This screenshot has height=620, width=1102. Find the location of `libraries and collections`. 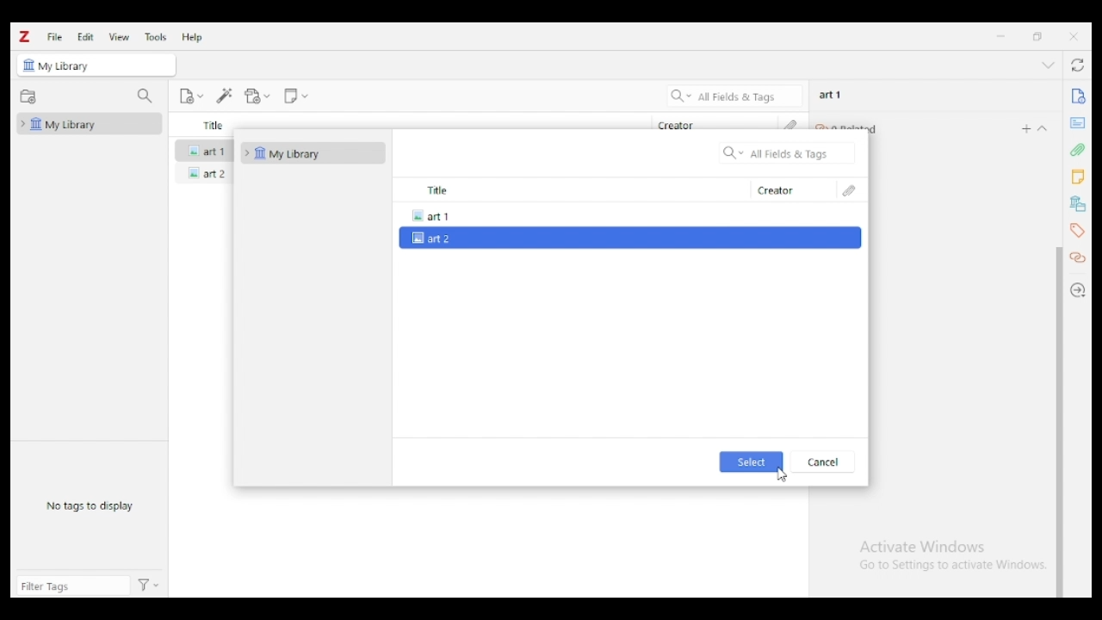

libraries and collections is located at coordinates (1076, 204).